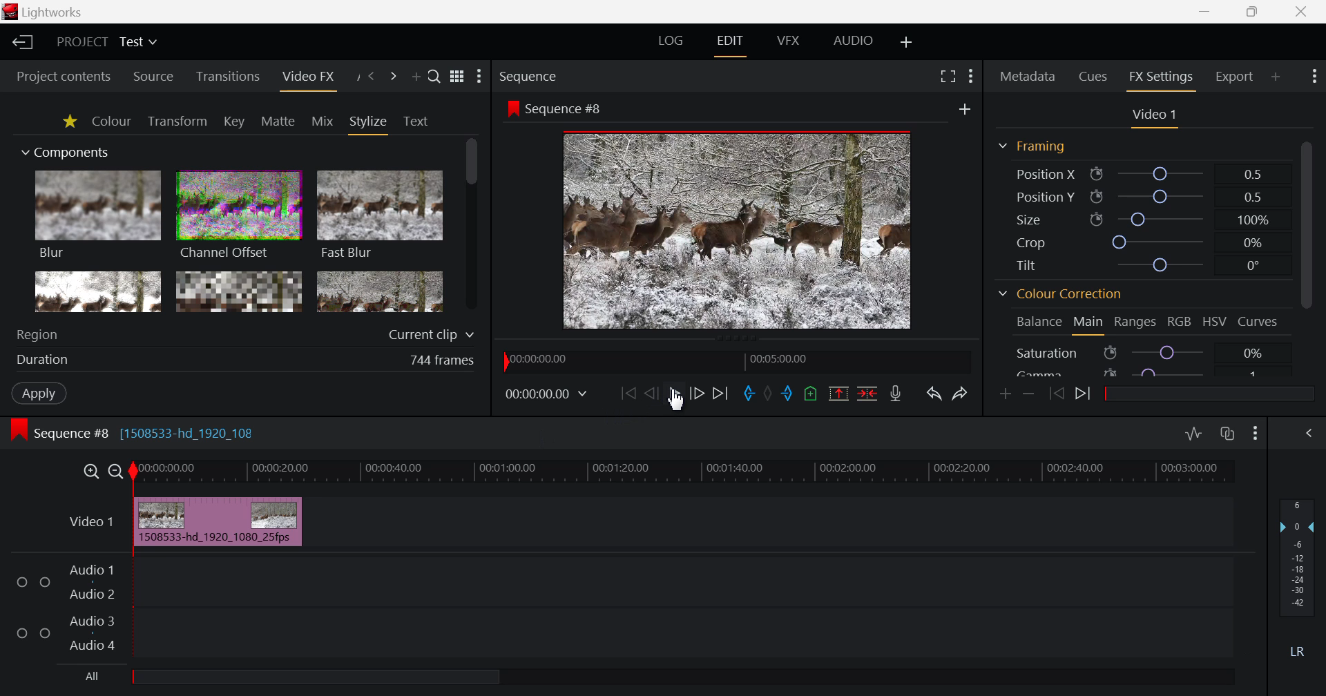 This screenshot has width=1326, height=696. I want to click on Sequence, so click(554, 75).